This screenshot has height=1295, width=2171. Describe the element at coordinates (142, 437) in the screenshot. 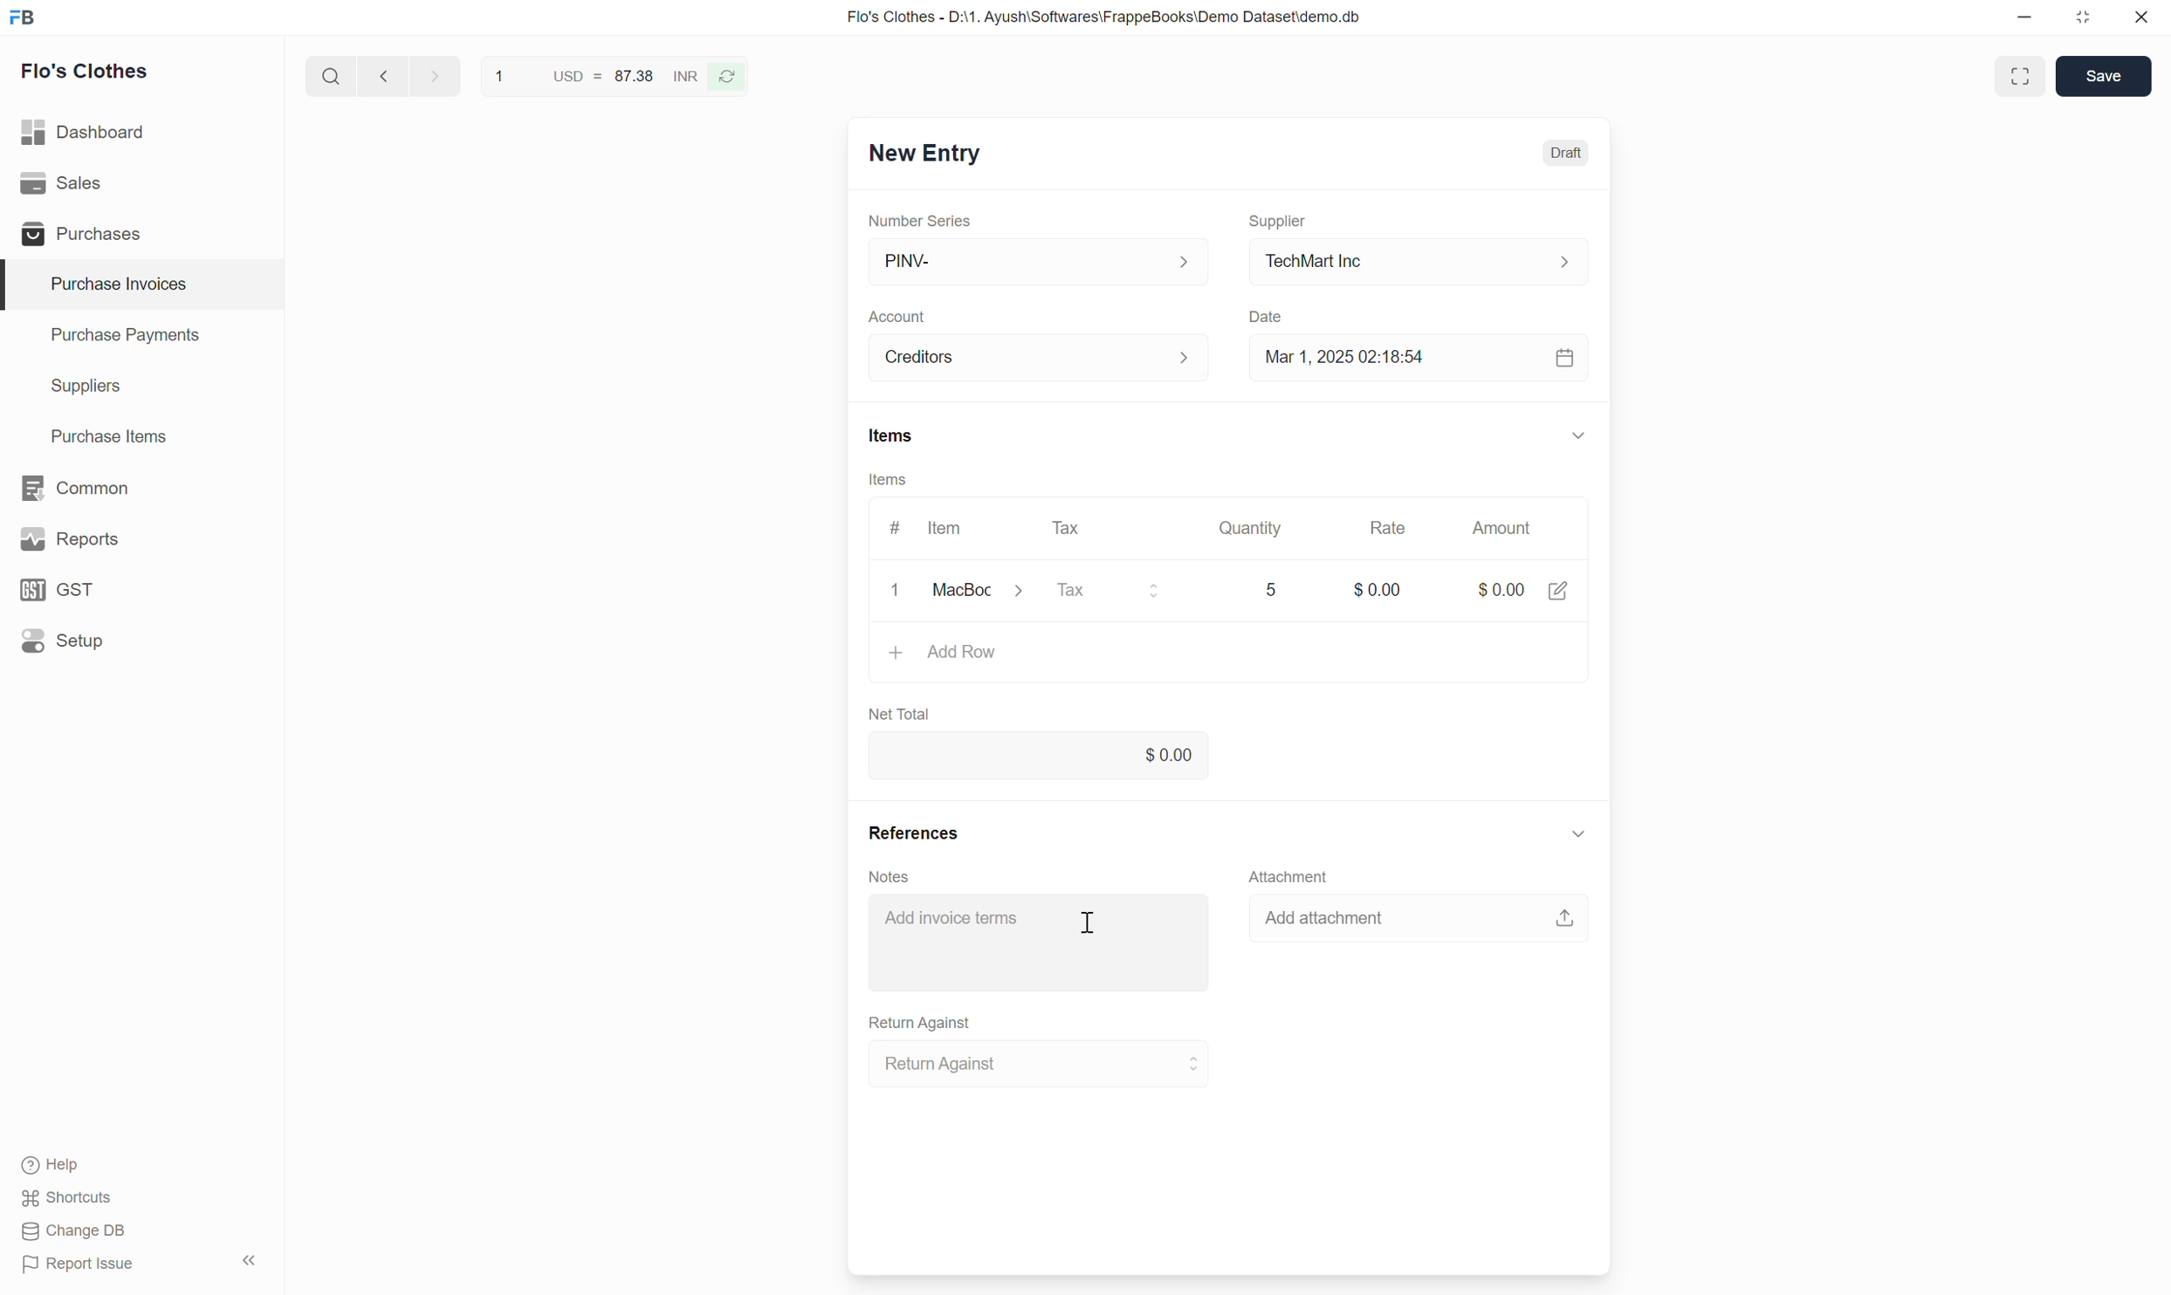

I see `Purchase Items` at that location.